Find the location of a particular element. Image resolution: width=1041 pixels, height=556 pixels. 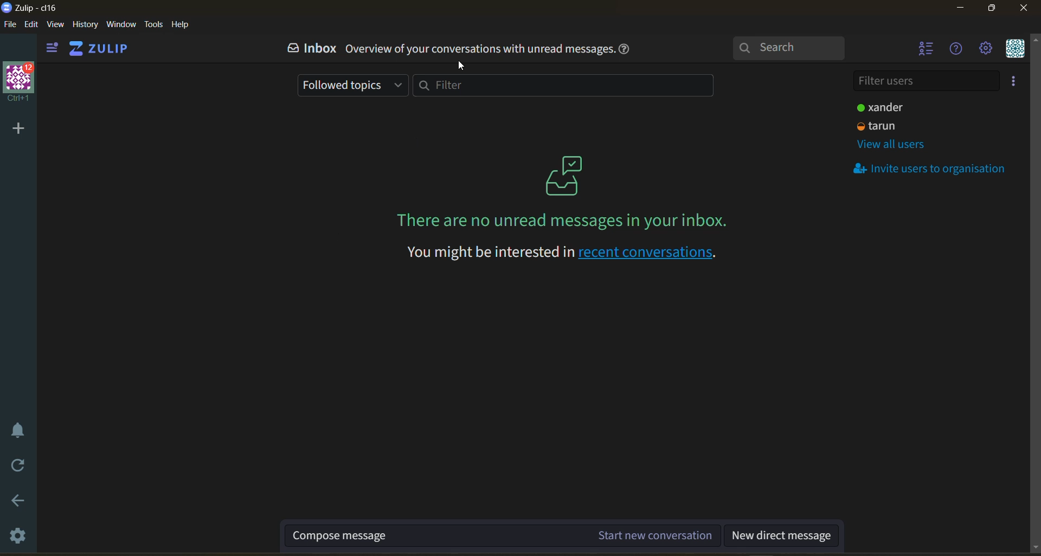

add organisation is located at coordinates (20, 129).